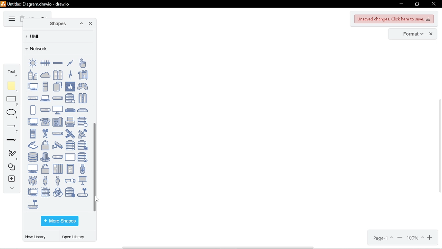  What do you see at coordinates (58, 75) in the screenshot?
I see `community` at bounding box center [58, 75].